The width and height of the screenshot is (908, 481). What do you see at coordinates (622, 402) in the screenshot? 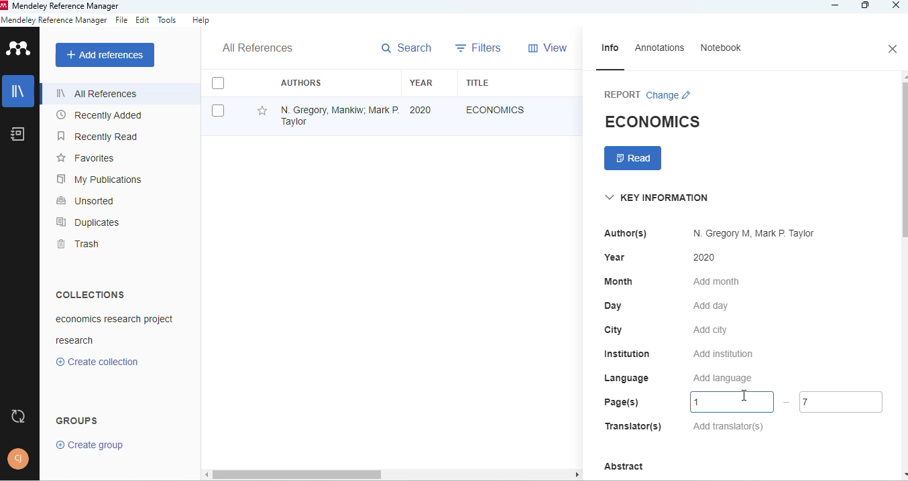
I see `page(s)` at bounding box center [622, 402].